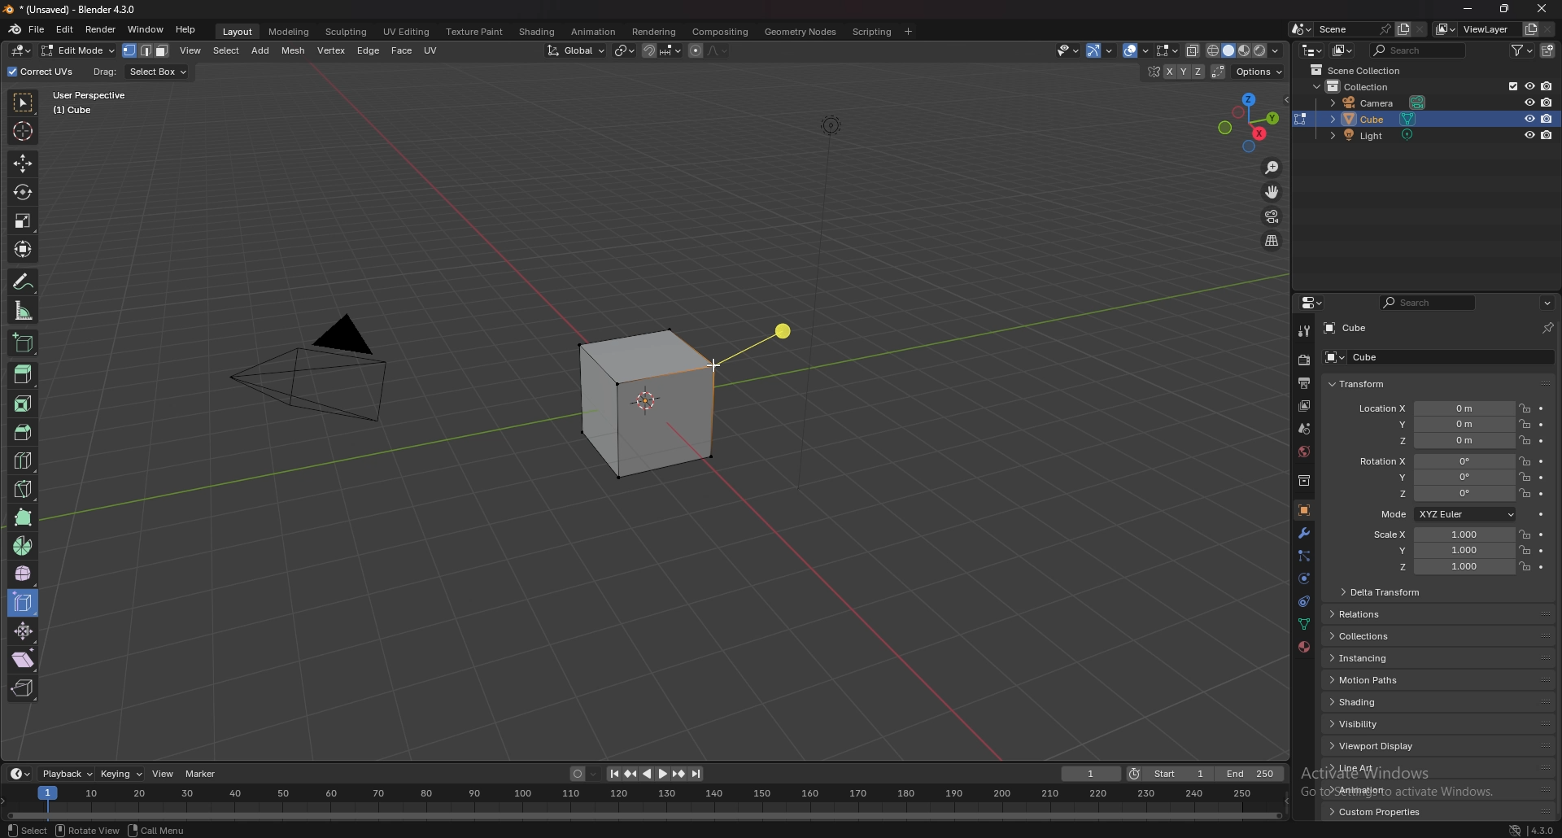  Describe the element at coordinates (1313, 50) in the screenshot. I see `editor type` at that location.